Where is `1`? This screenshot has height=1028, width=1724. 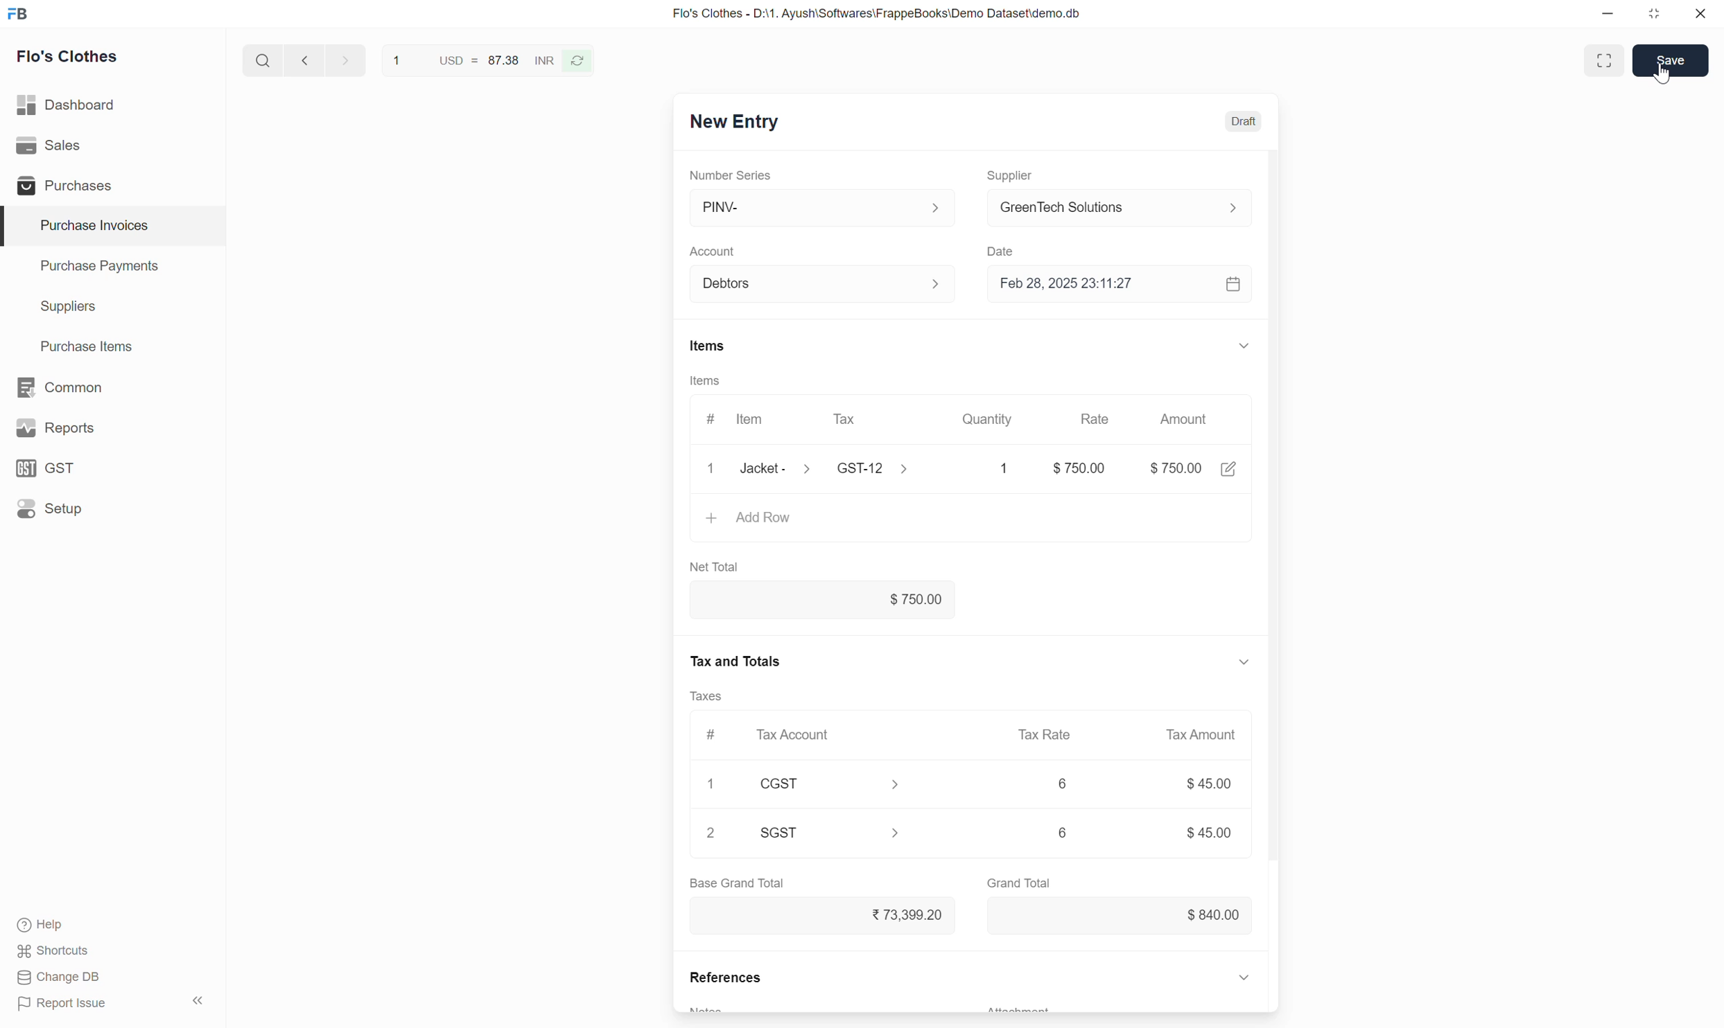
1 is located at coordinates (992, 468).